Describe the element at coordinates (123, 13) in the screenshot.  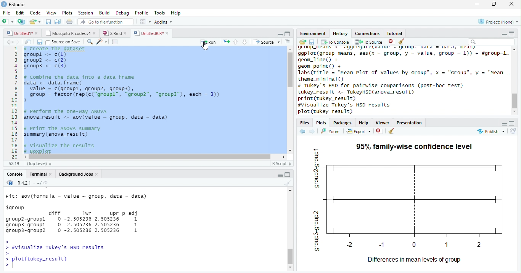
I see `debug` at that location.